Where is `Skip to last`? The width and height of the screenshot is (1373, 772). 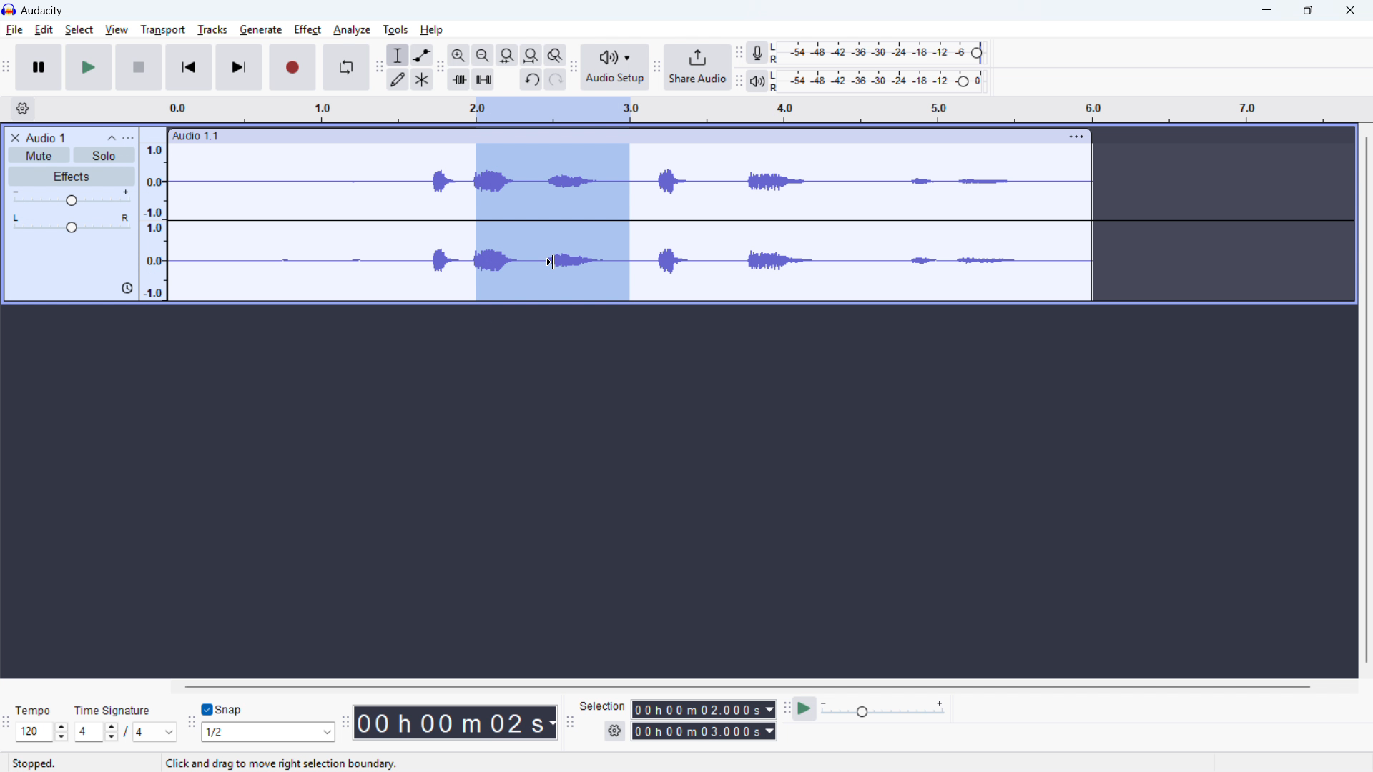
Skip to last is located at coordinates (240, 68).